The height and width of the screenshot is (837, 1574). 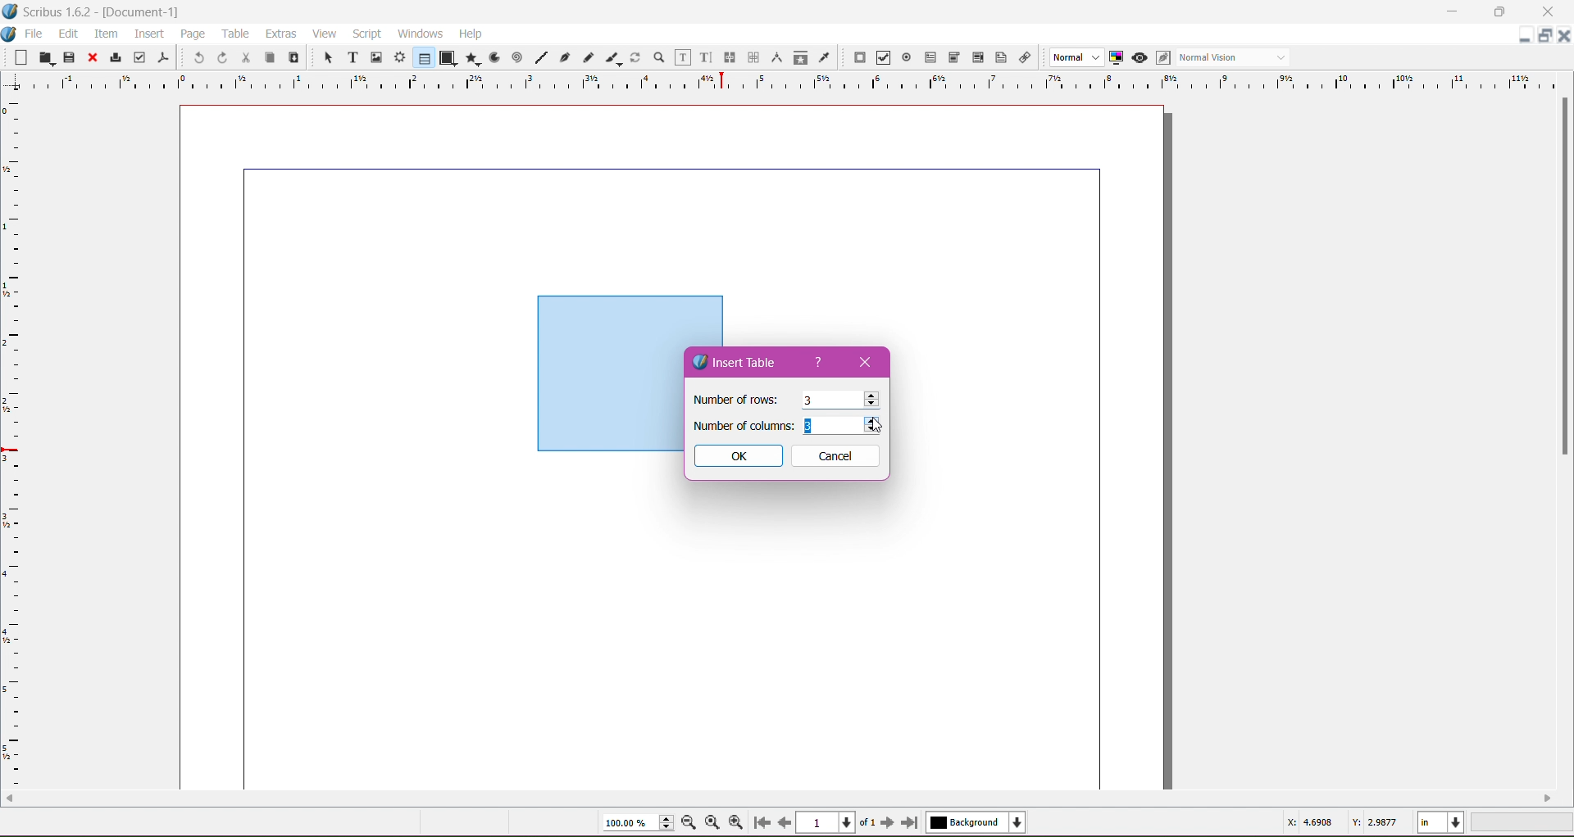 What do you see at coordinates (869, 401) in the screenshot?
I see `cursor` at bounding box center [869, 401].